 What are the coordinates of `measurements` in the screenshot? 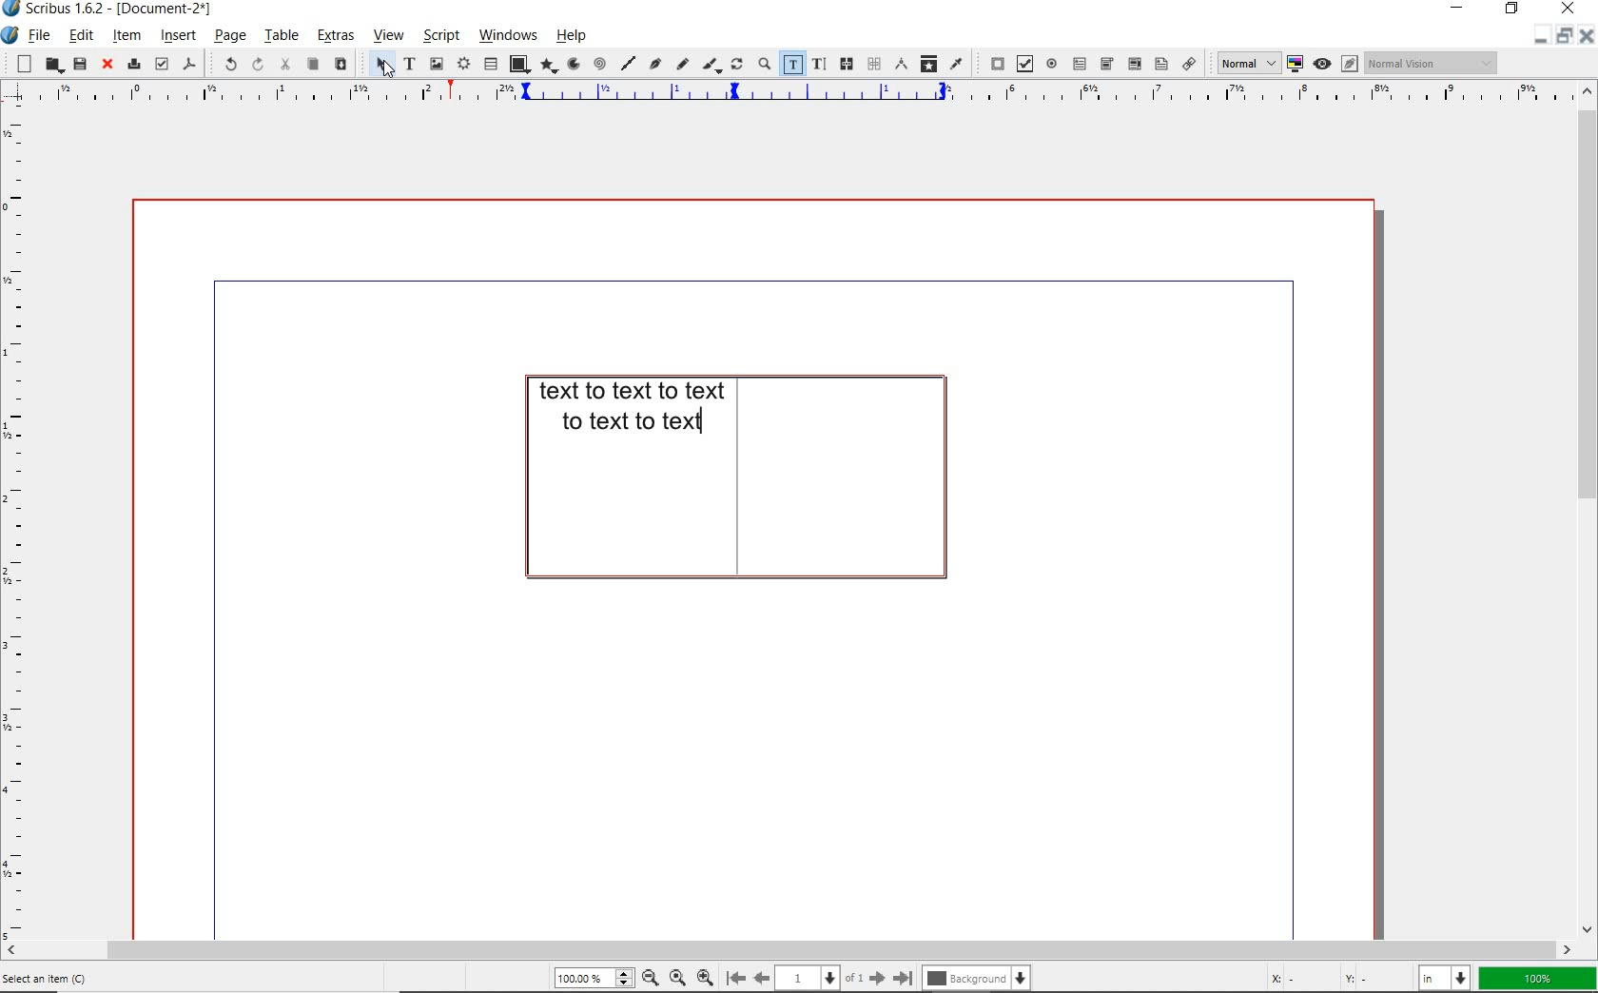 It's located at (899, 66).